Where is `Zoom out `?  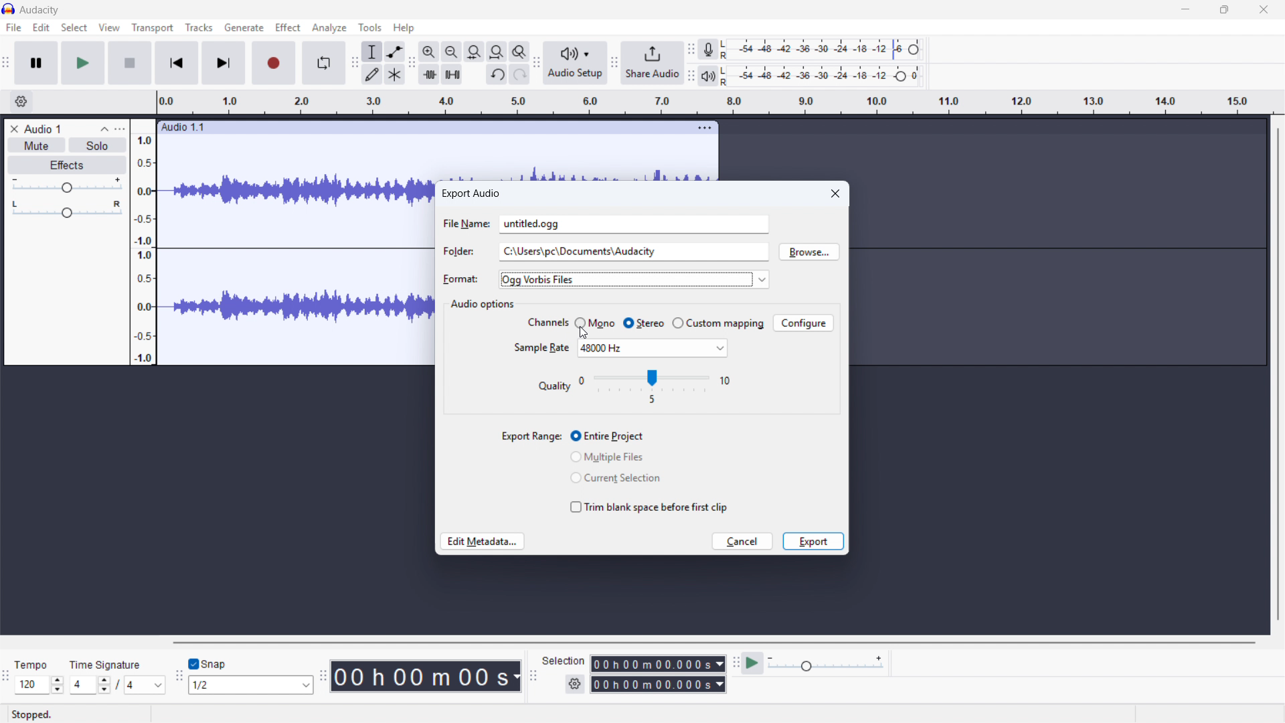
Zoom out  is located at coordinates (452, 51).